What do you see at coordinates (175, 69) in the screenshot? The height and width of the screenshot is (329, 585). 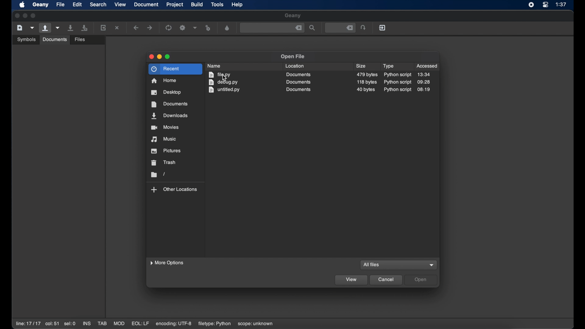 I see `recent` at bounding box center [175, 69].